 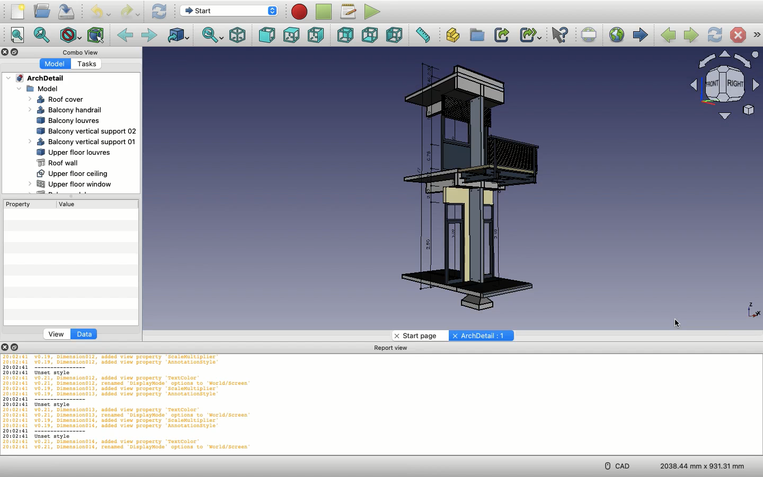 What do you see at coordinates (386, 348) in the screenshot?
I see `Report view` at bounding box center [386, 348].